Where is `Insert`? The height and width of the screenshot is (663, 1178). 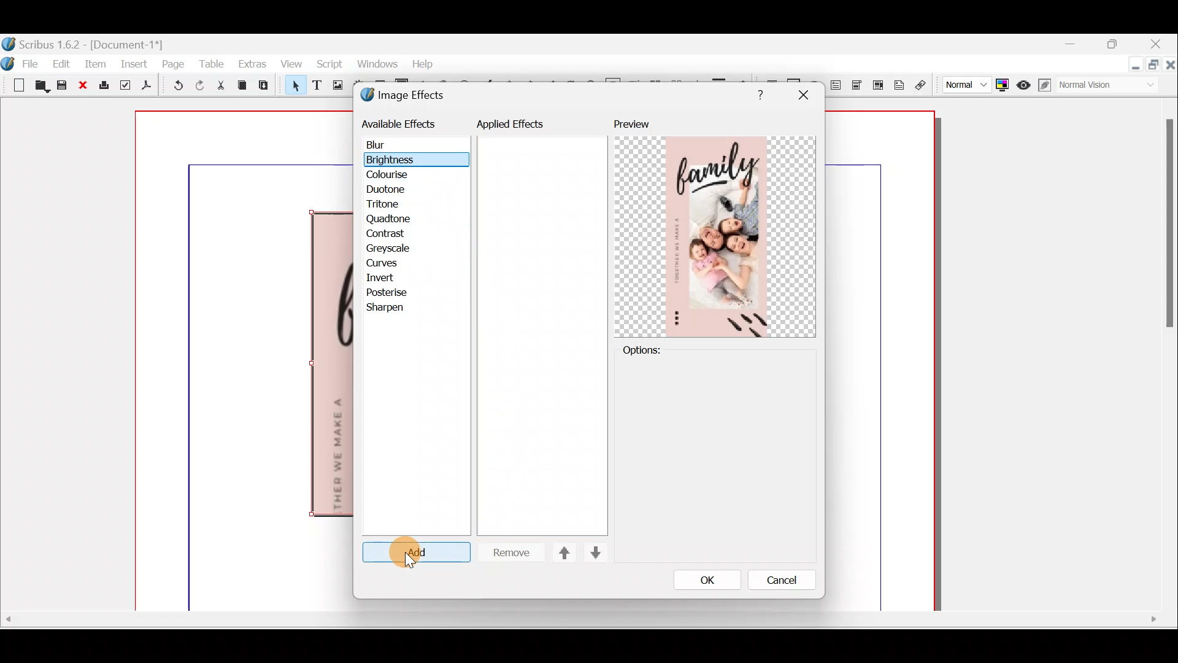
Insert is located at coordinates (135, 63).